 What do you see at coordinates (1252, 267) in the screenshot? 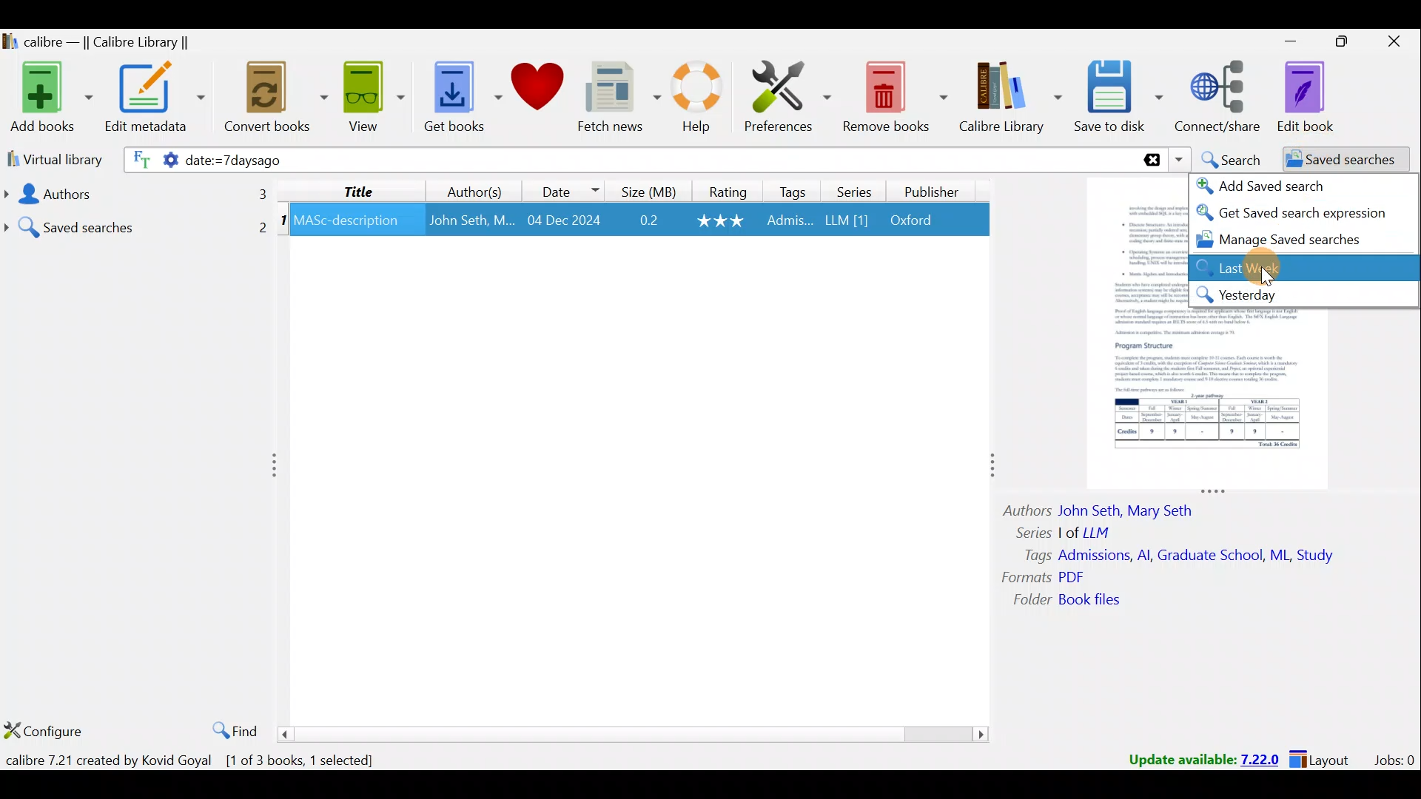
I see `Last week` at bounding box center [1252, 267].